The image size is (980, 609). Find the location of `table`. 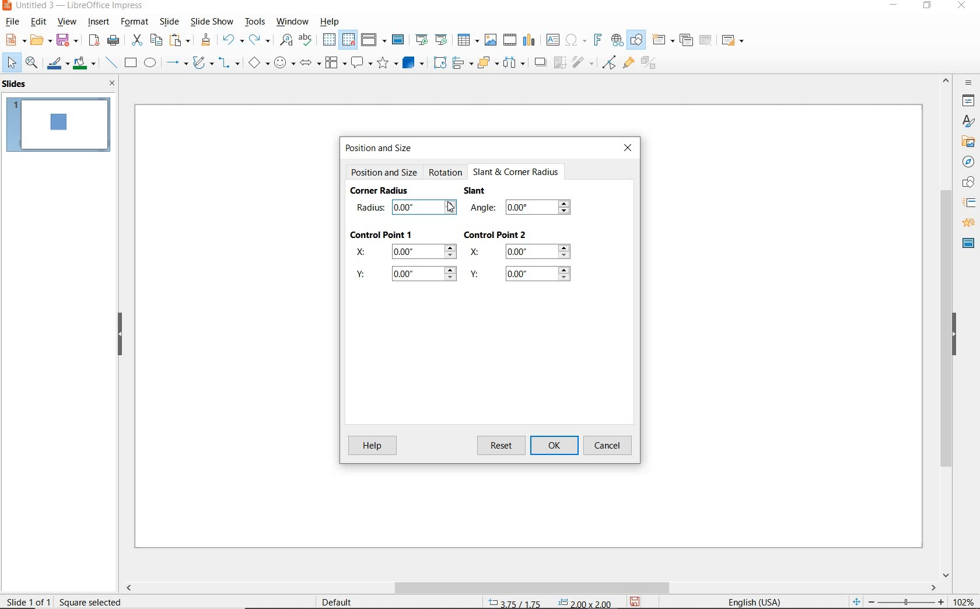

table is located at coordinates (467, 40).